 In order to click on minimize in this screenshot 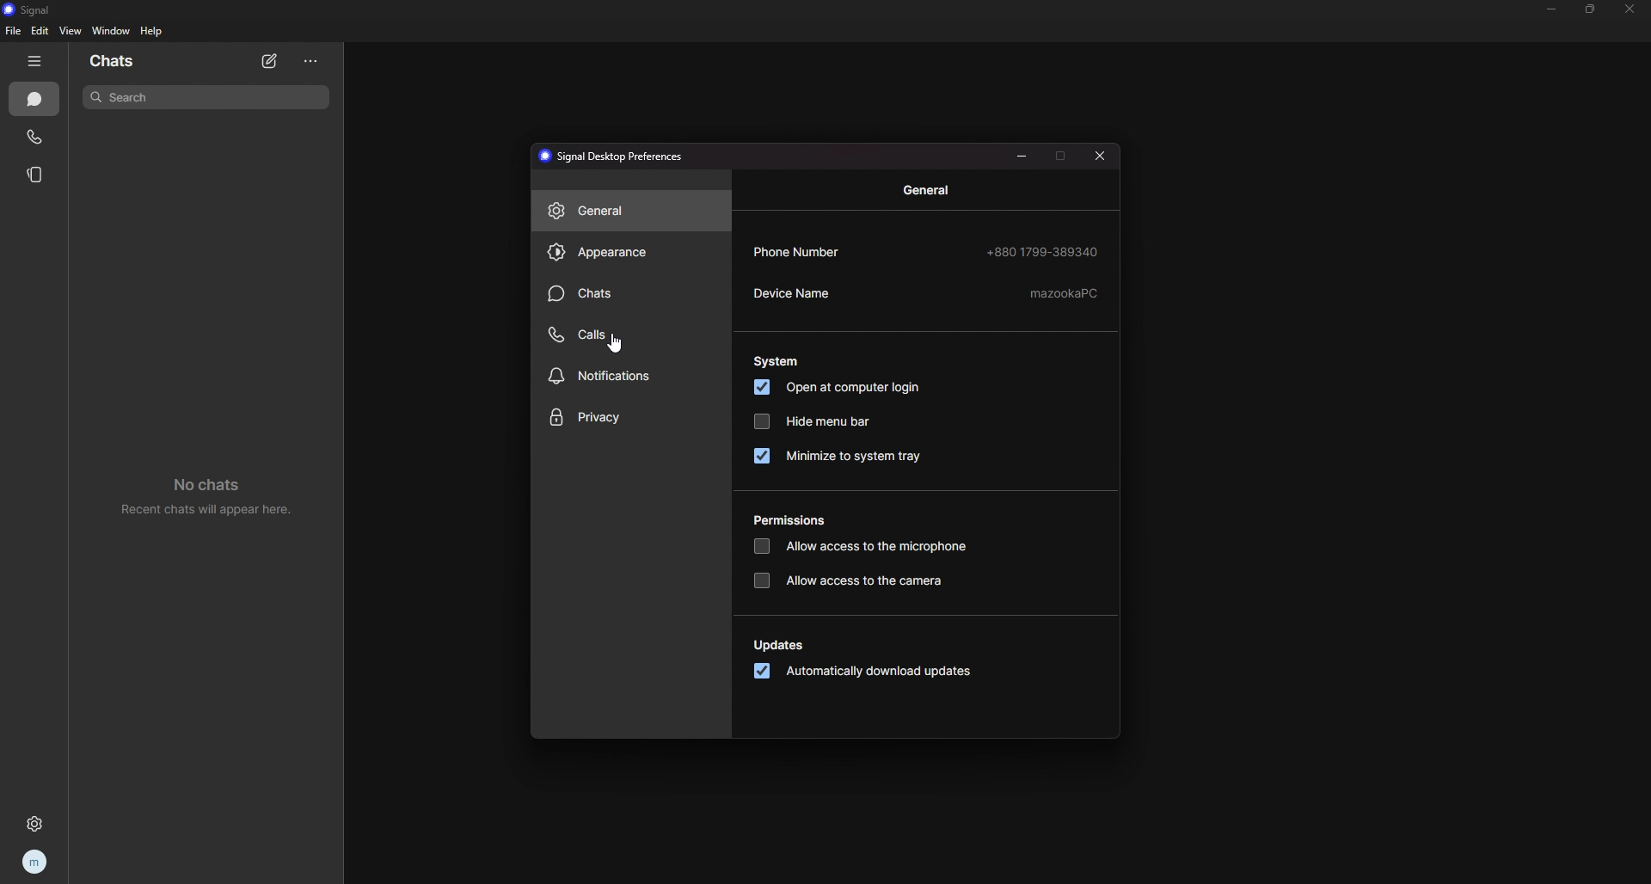, I will do `click(1551, 9)`.